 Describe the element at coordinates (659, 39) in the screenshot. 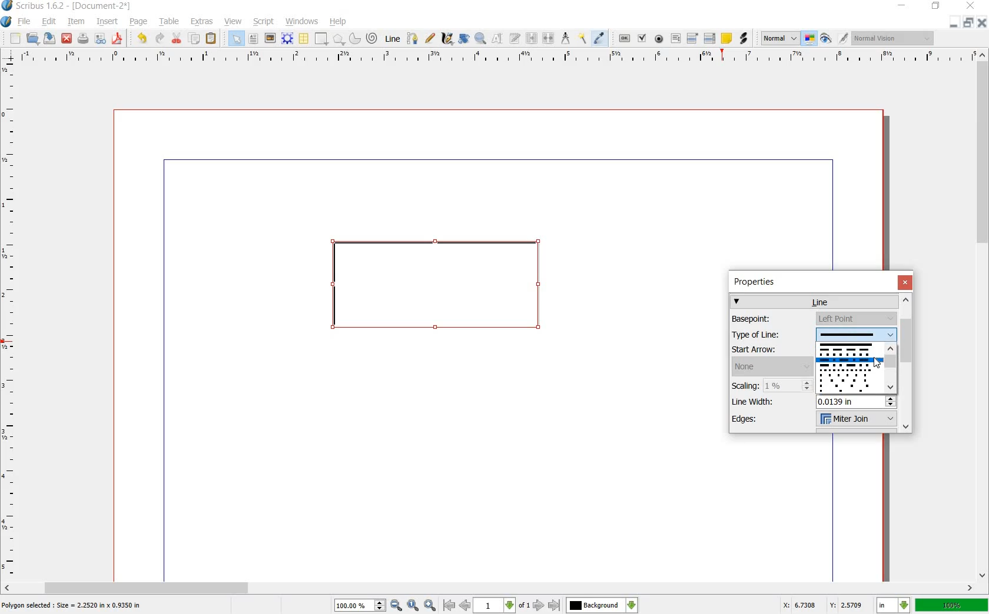

I see `PDF RADIO BUTTON` at that location.